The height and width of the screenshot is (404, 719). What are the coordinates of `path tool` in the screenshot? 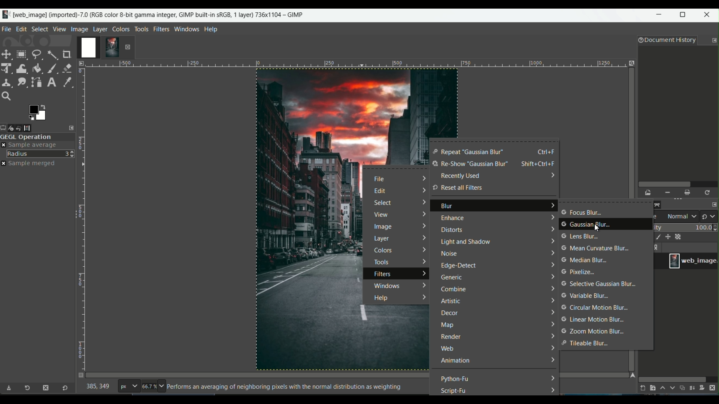 It's located at (37, 82).